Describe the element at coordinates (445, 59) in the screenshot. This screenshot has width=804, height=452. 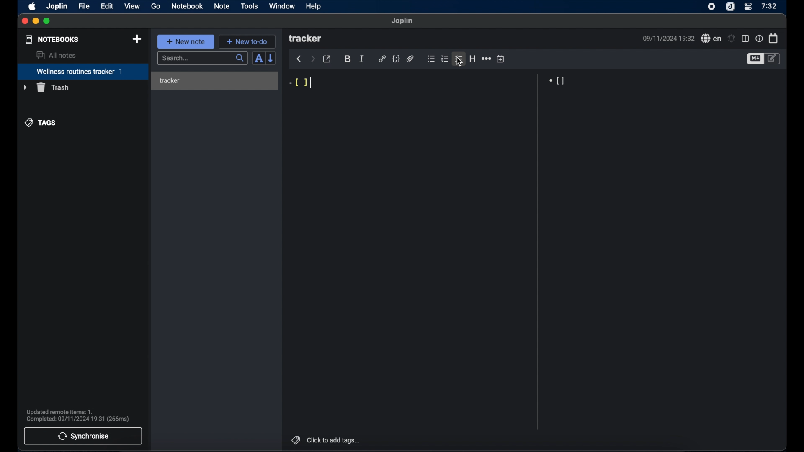
I see `numbered list` at that location.